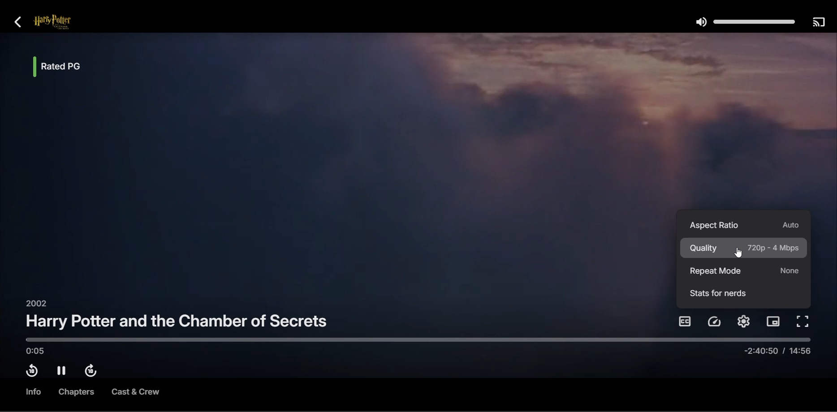 This screenshot has height=412, width=837. I want to click on Elapsed Time, so click(39, 352).